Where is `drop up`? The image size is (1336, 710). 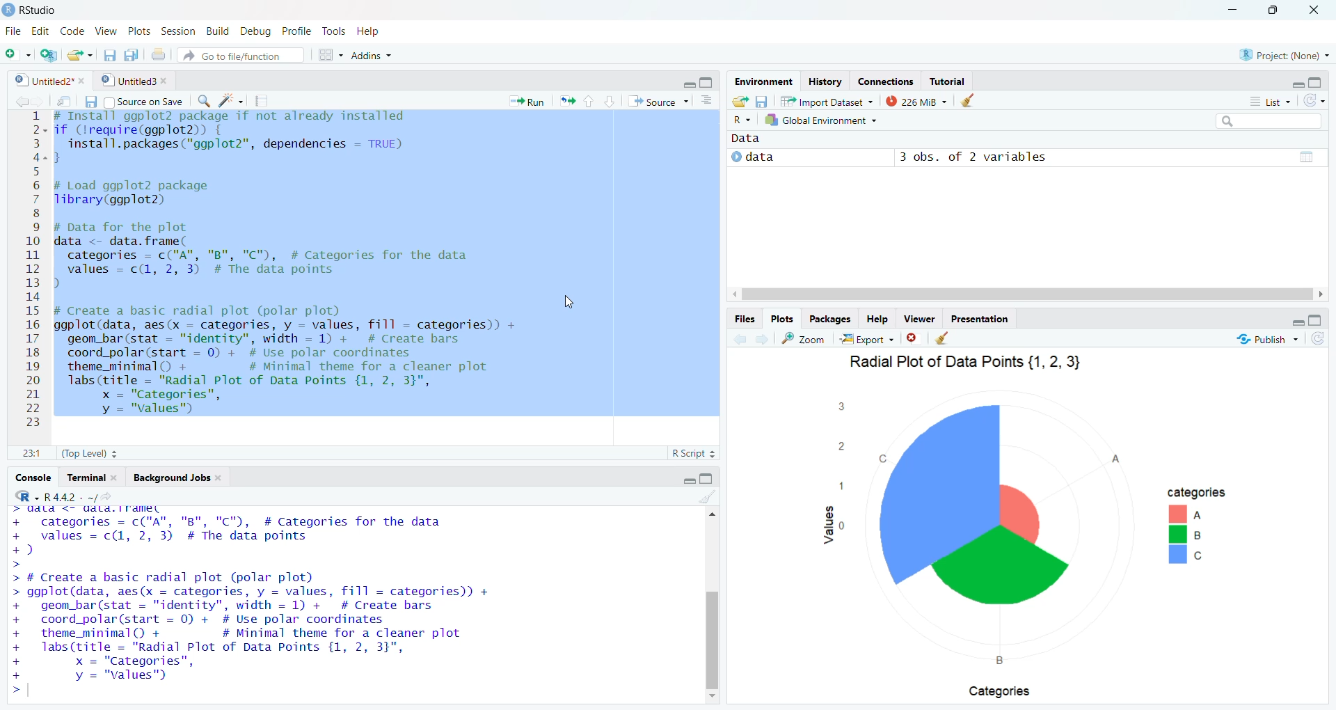 drop up is located at coordinates (714, 516).